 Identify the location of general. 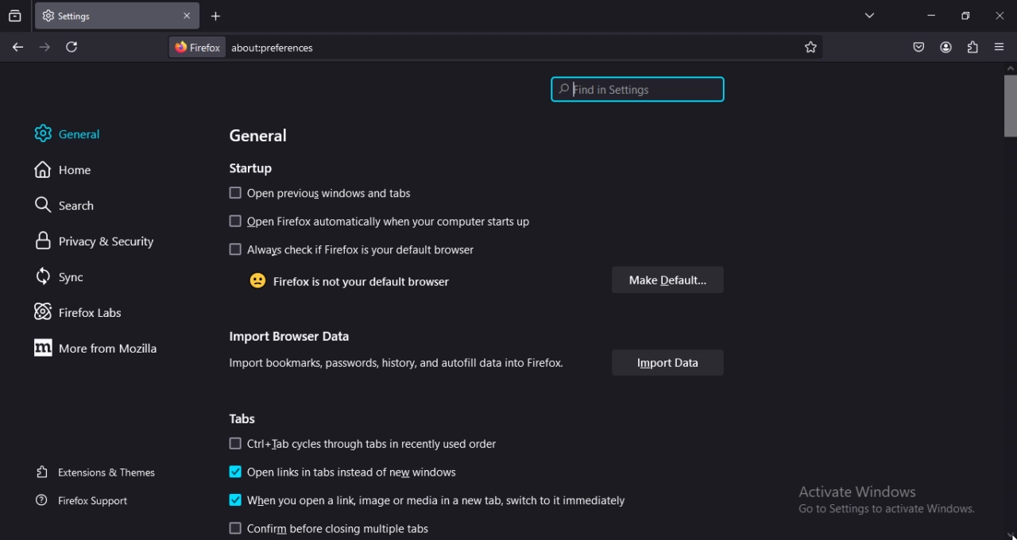
(76, 133).